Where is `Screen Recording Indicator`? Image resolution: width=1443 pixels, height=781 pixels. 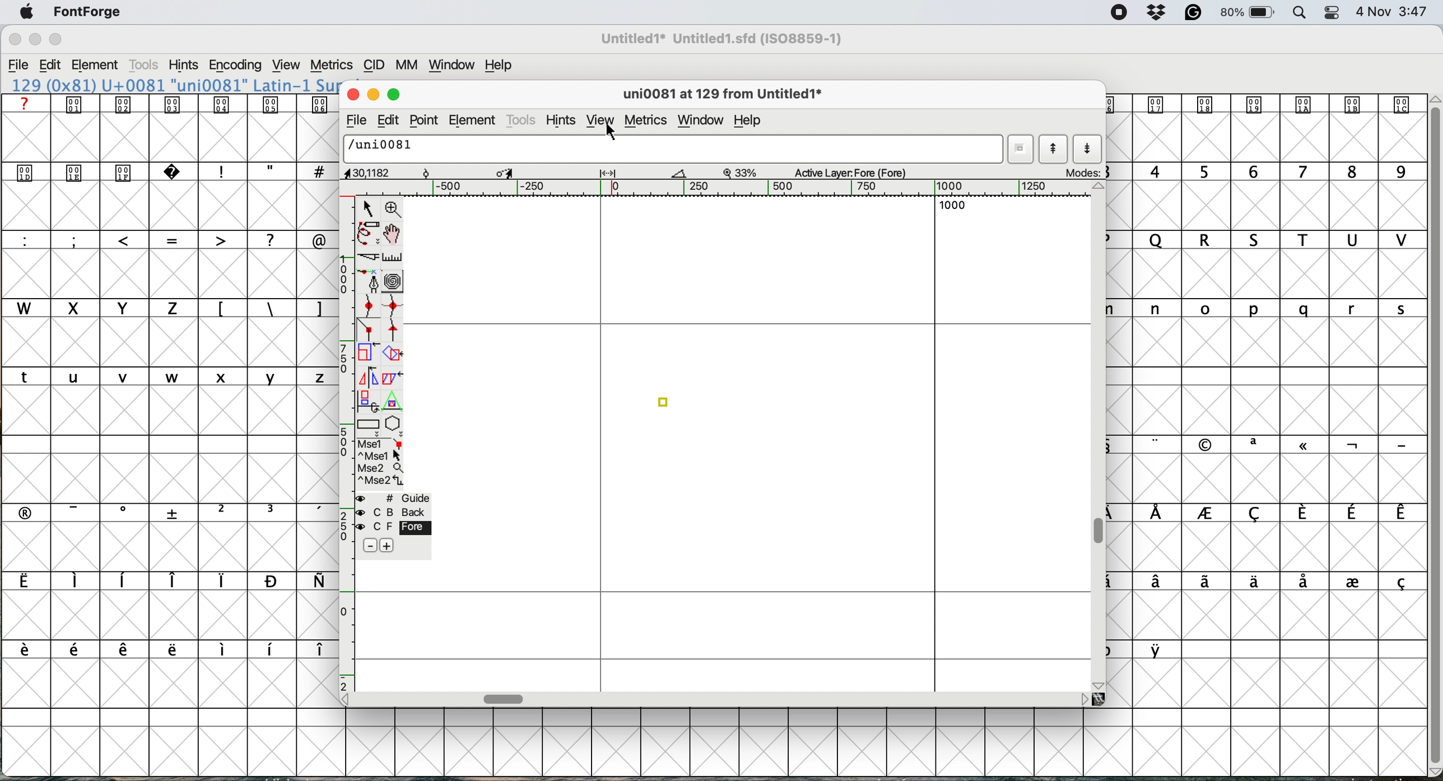 Screen Recording Indicator is located at coordinates (1119, 12).